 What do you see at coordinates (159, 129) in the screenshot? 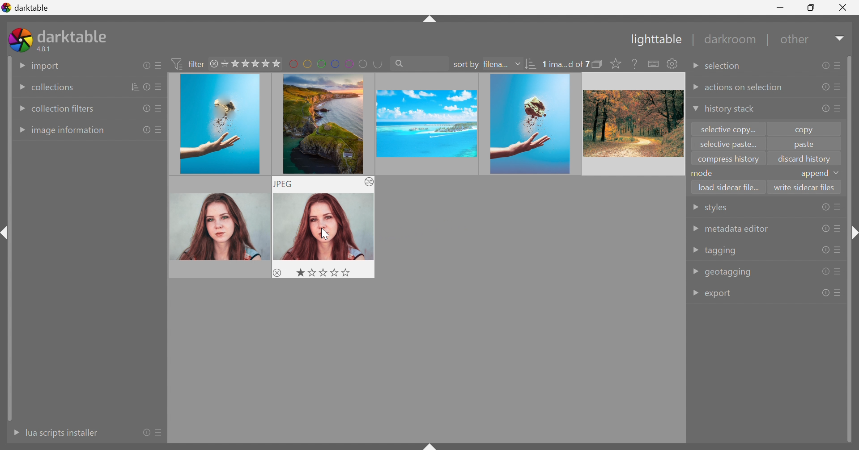
I see `presets` at bounding box center [159, 129].